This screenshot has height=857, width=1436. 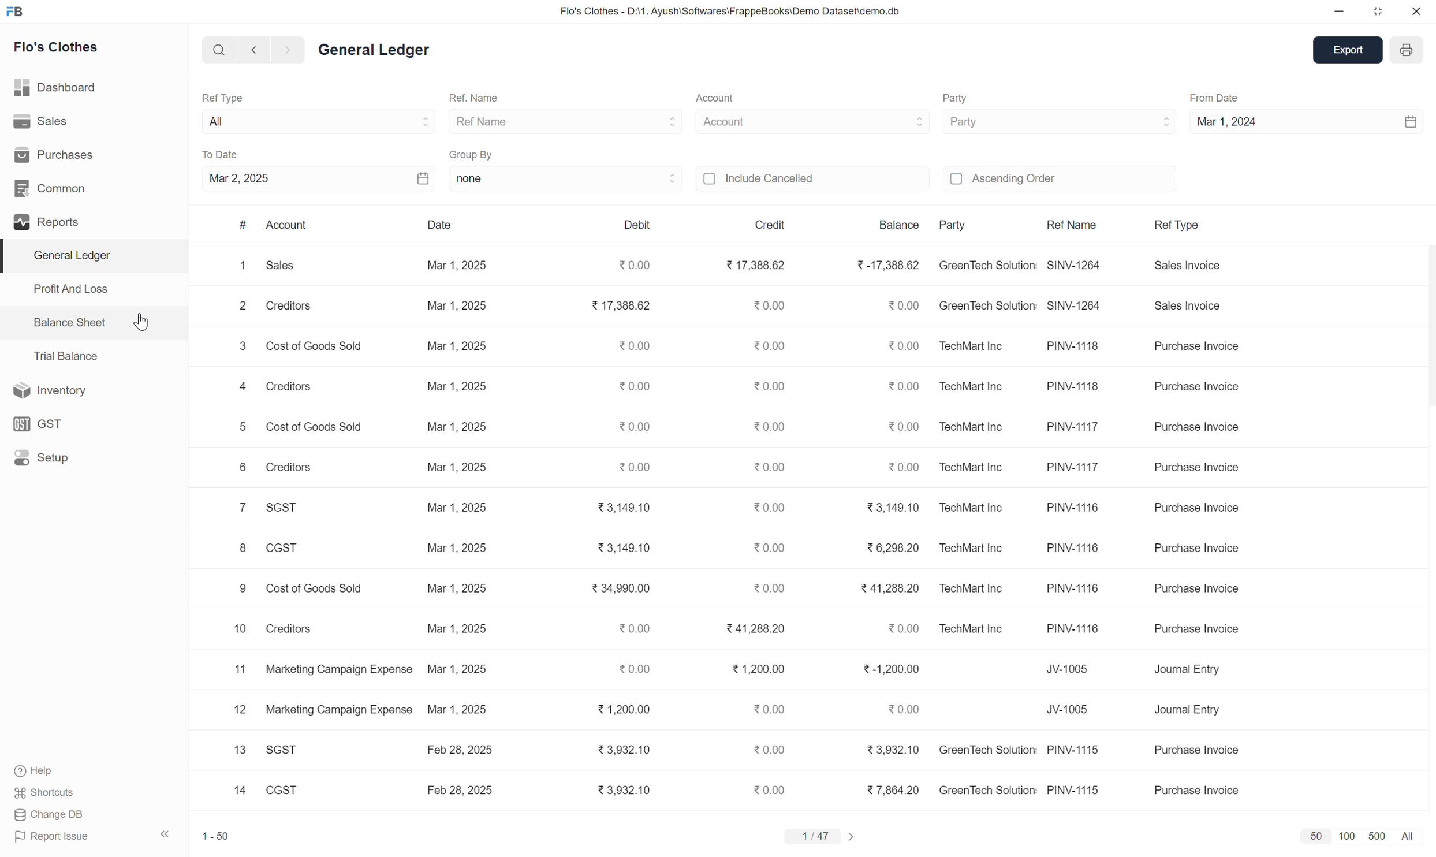 I want to click on 3,932.10, so click(x=616, y=748).